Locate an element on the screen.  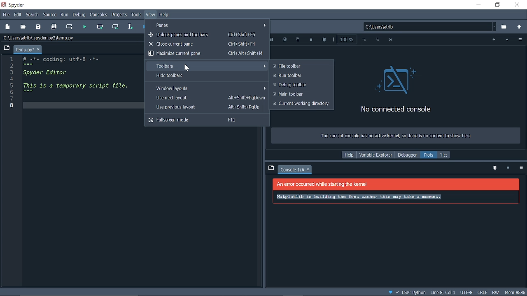
No connected console is located at coordinates (399, 89).